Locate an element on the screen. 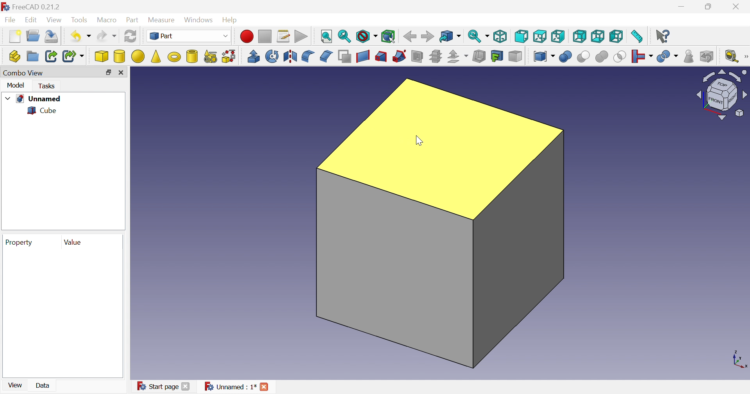 The height and width of the screenshot is (394, 750). Stop macro recording is located at coordinates (266, 37).